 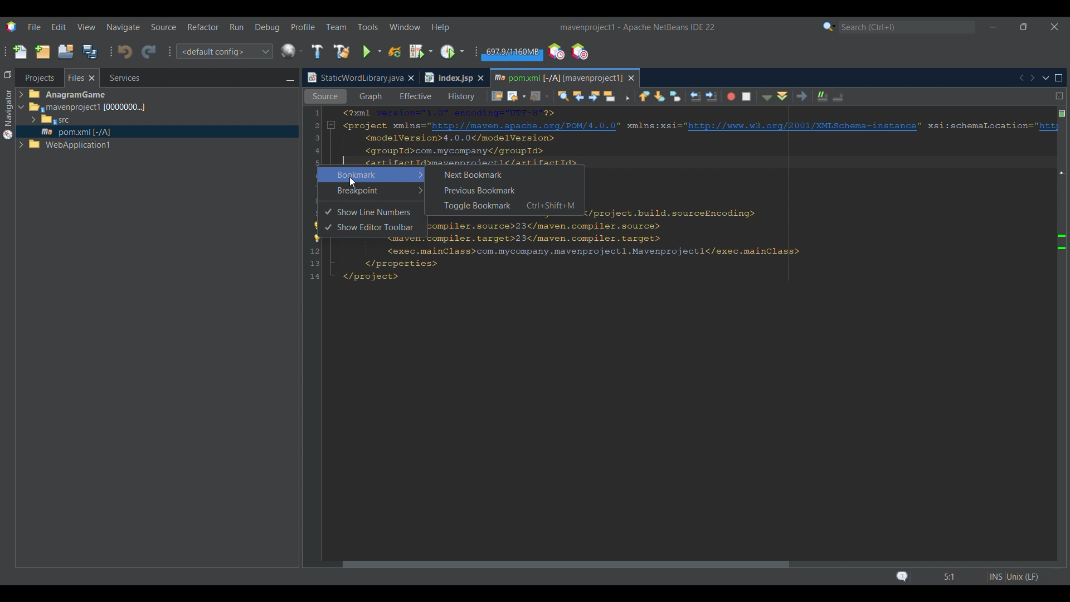 What do you see at coordinates (236, 27) in the screenshot?
I see `Run menu` at bounding box center [236, 27].